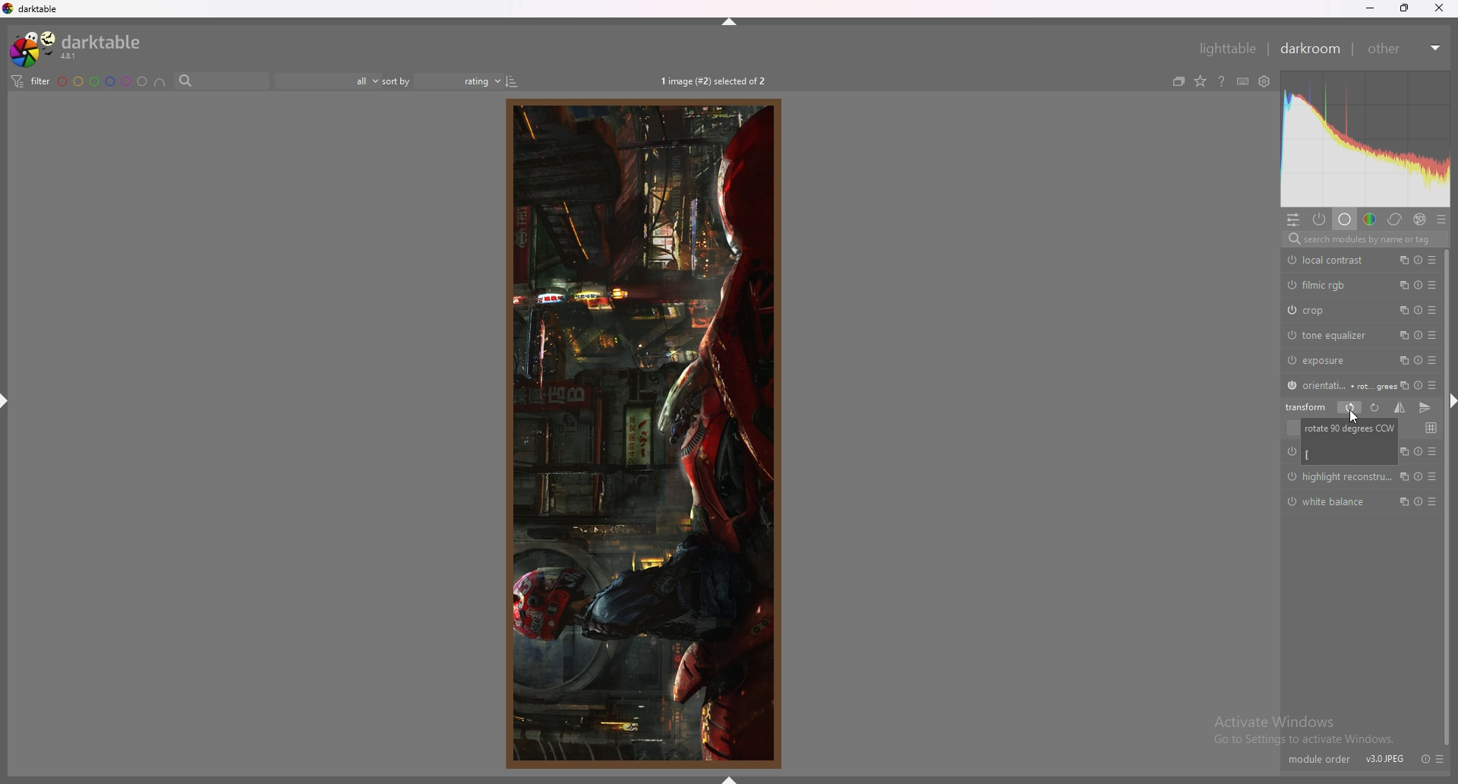 The height and width of the screenshot is (784, 1458). Describe the element at coordinates (1339, 478) in the screenshot. I see `` at that location.